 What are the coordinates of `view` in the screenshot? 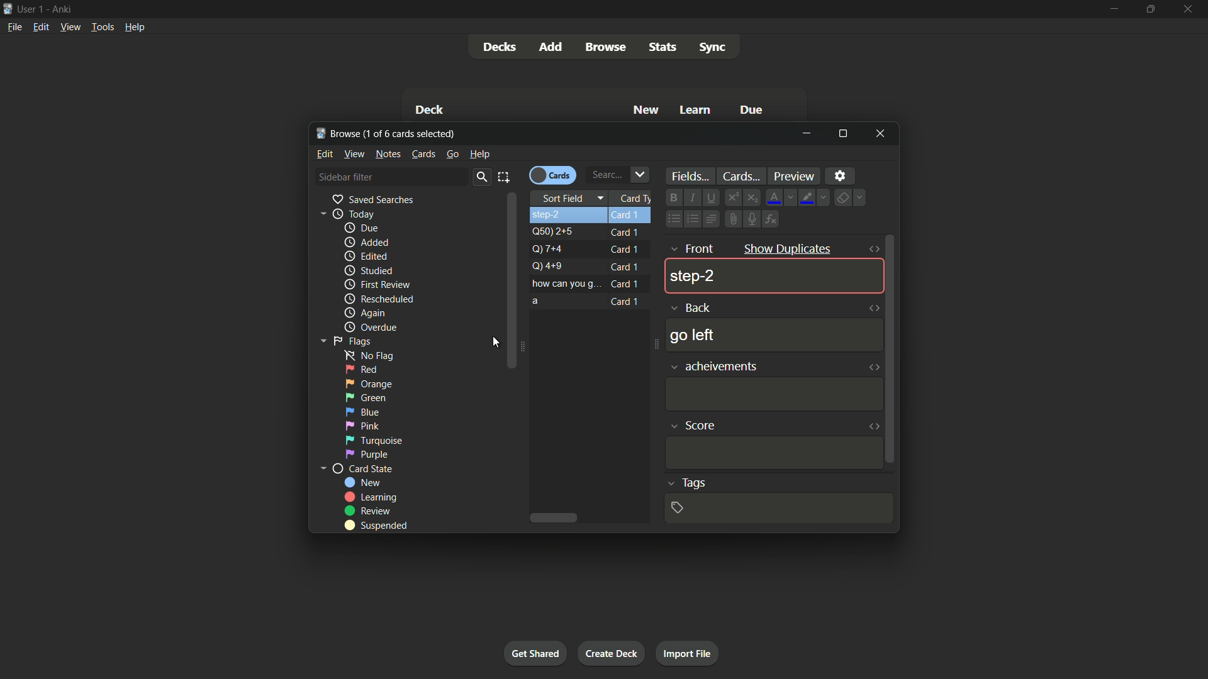 It's located at (355, 153).